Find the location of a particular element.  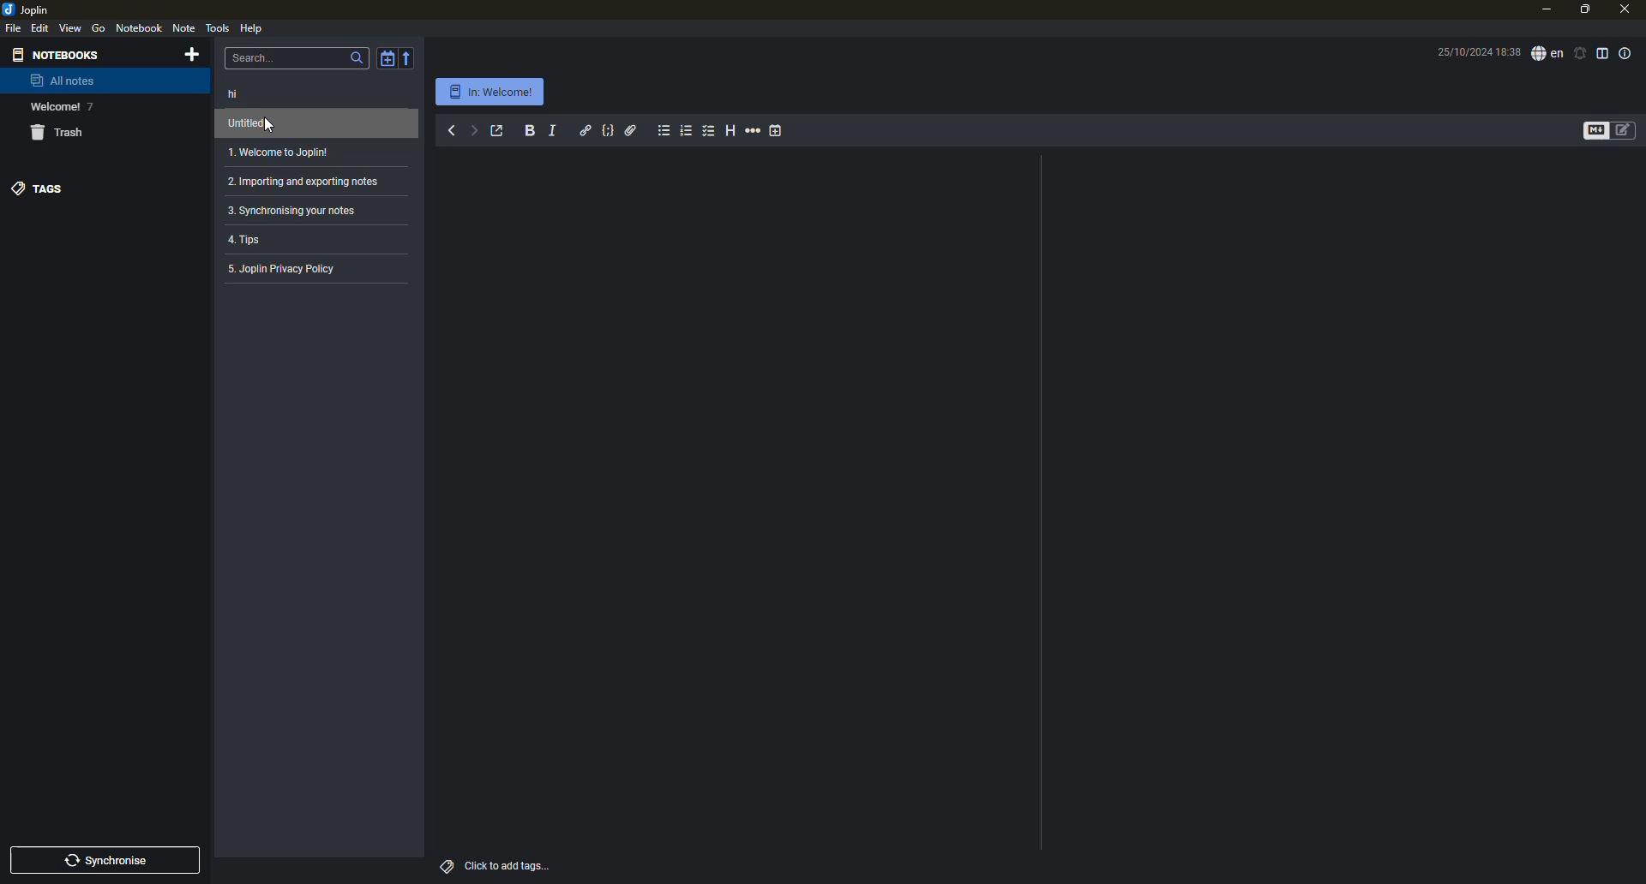

add notebook is located at coordinates (191, 54).